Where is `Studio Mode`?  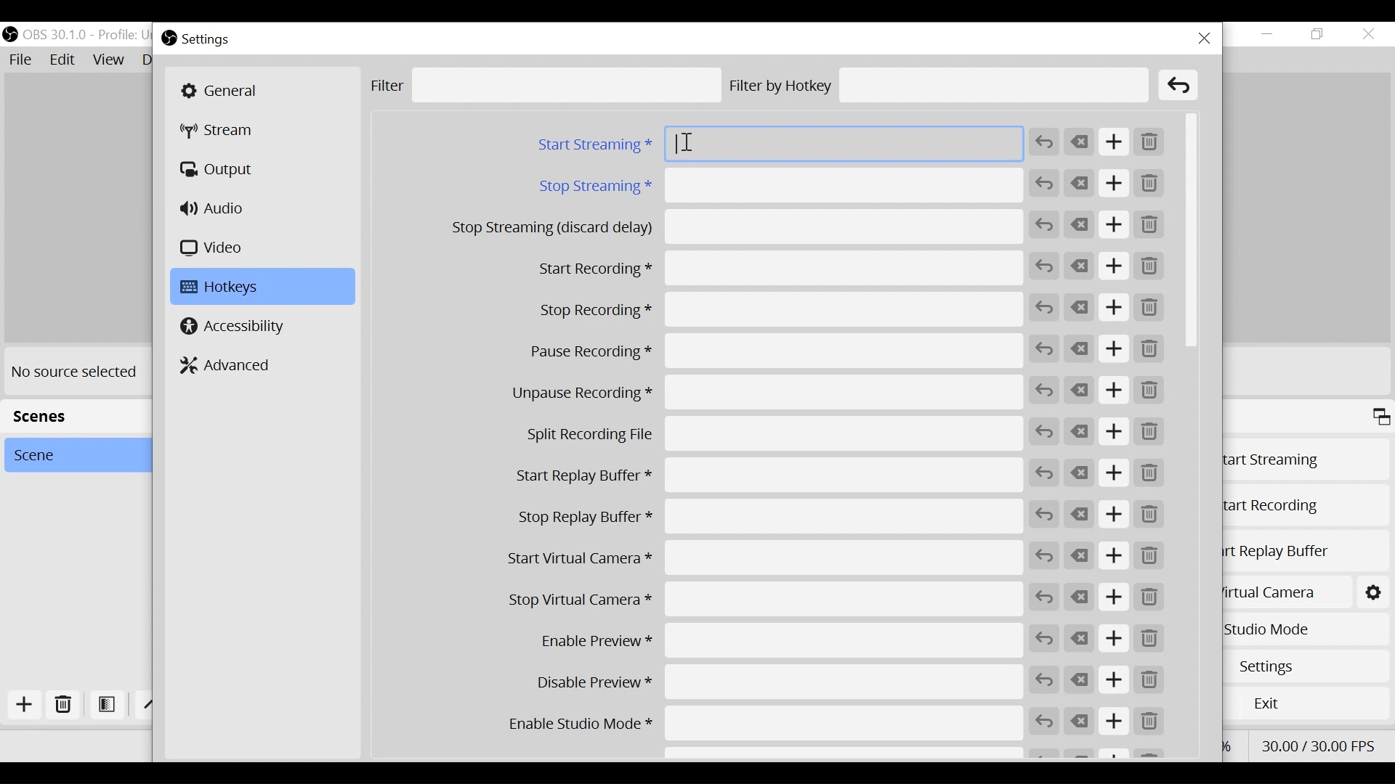
Studio Mode is located at coordinates (1305, 629).